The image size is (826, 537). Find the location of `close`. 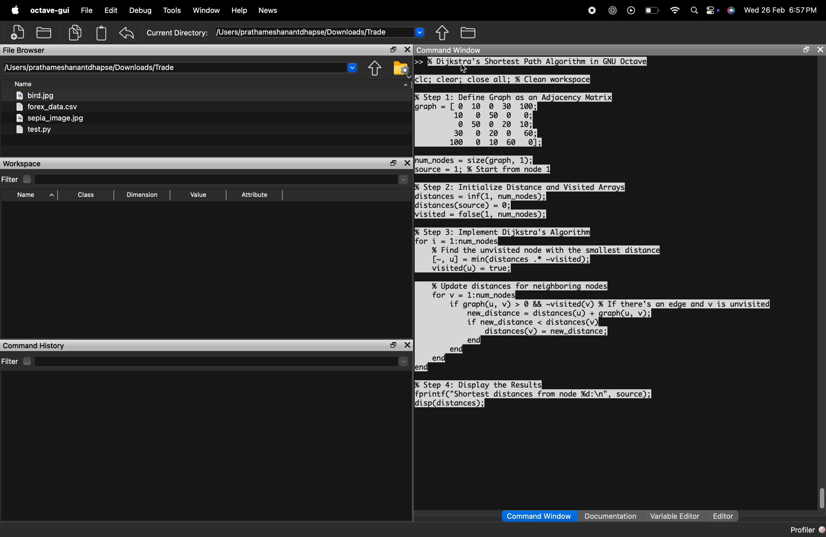

close is located at coordinates (408, 346).